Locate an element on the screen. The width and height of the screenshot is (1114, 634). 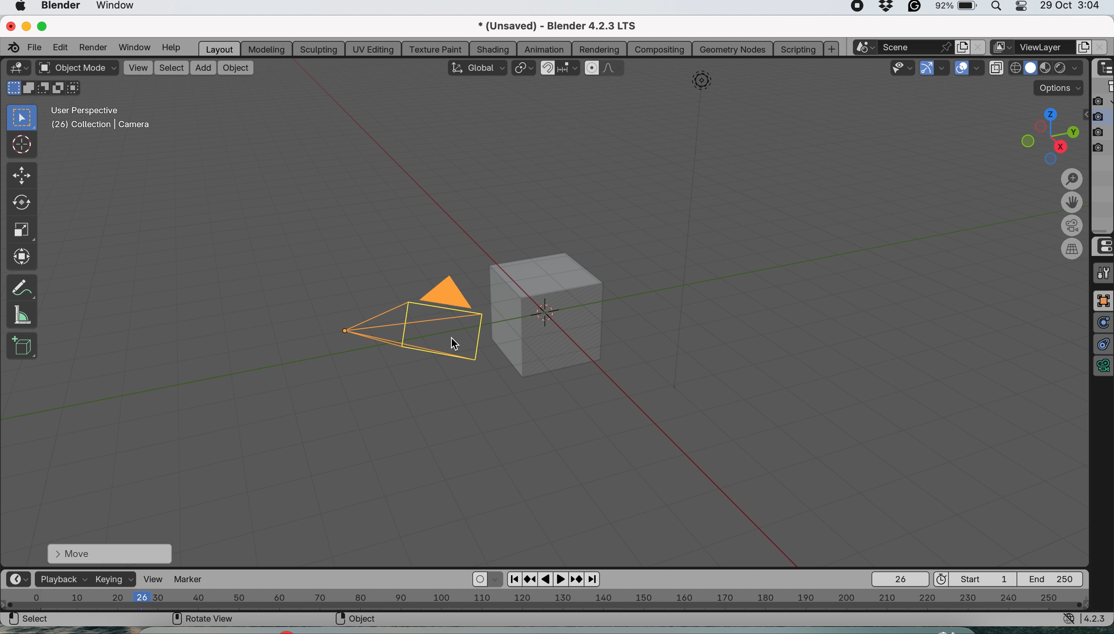
close is located at coordinates (977, 47).